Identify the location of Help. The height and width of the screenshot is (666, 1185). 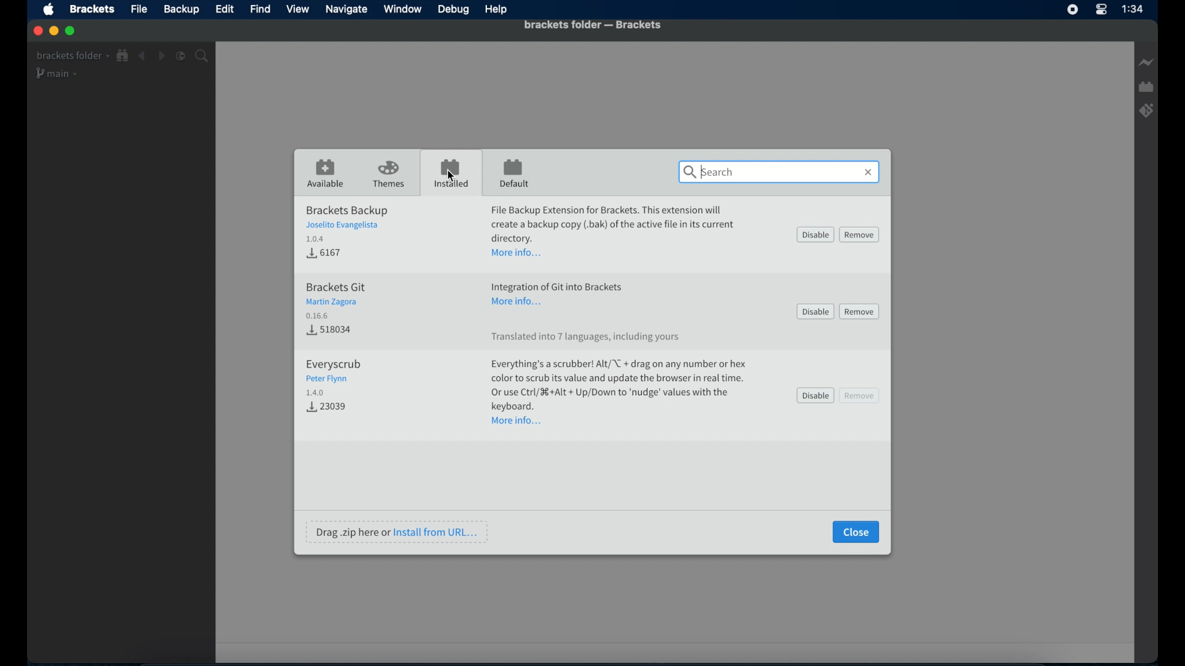
(497, 10).